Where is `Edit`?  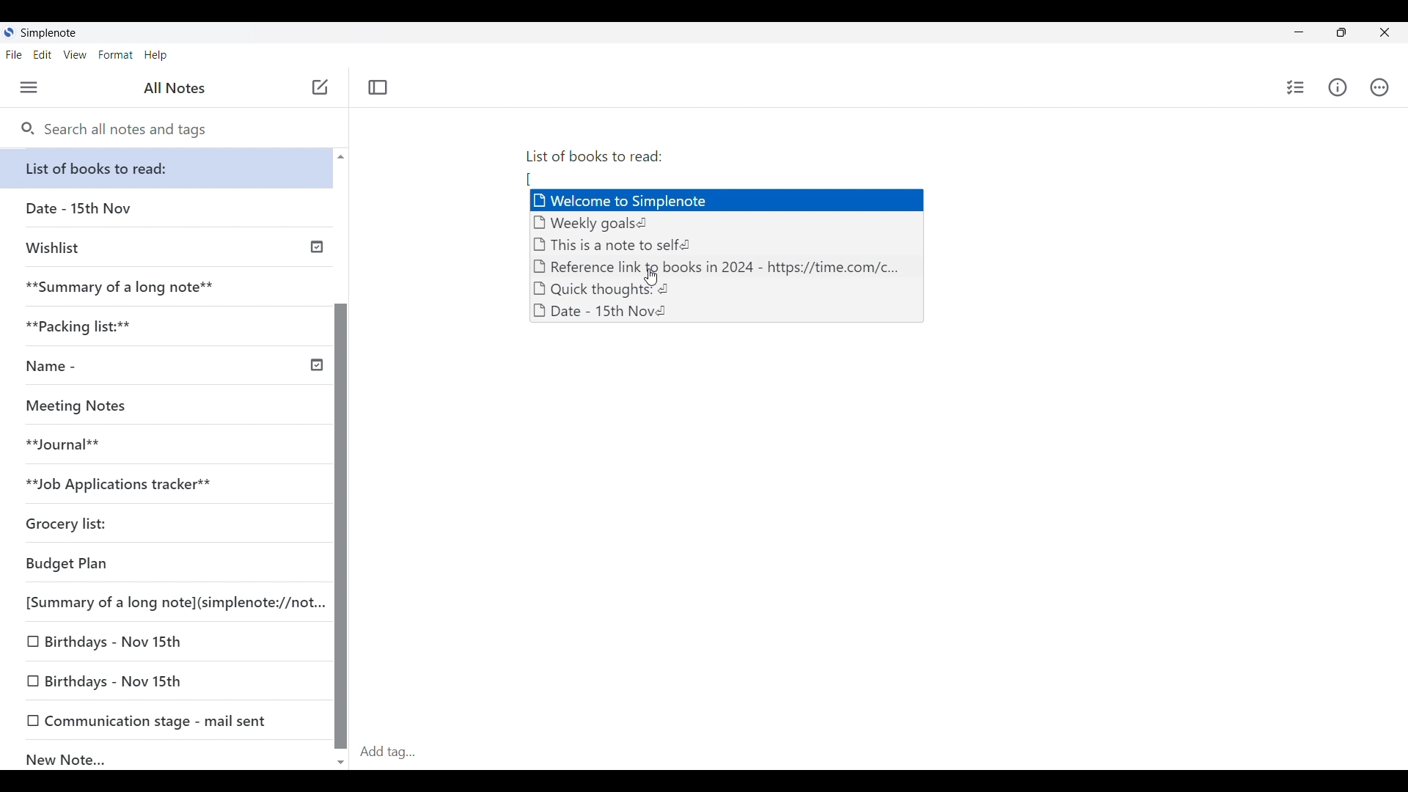
Edit is located at coordinates (43, 55).